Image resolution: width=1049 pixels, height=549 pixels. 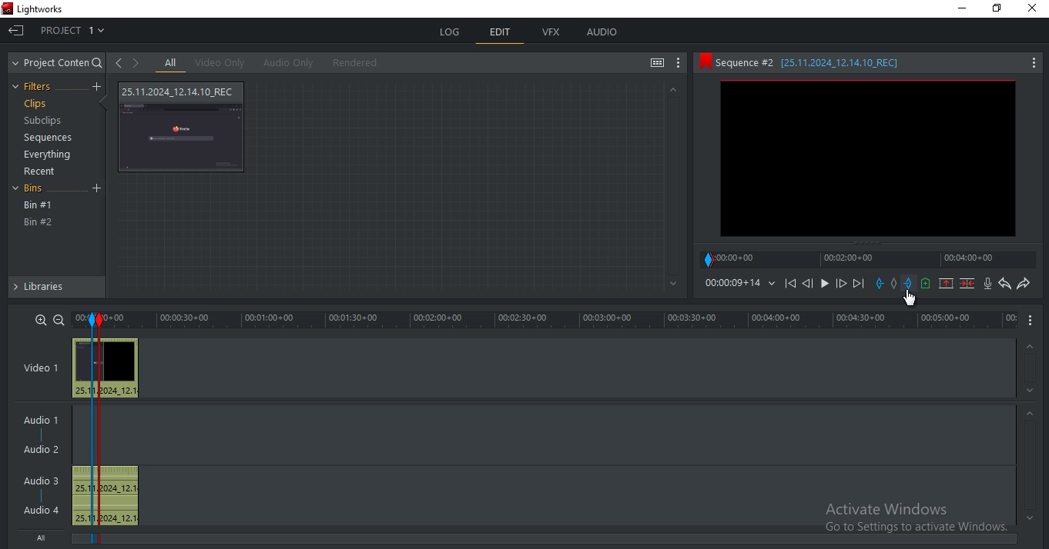 I want to click on More Options, so click(x=1034, y=321).